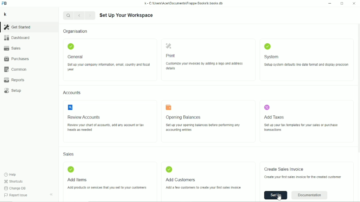 This screenshot has width=360, height=202. What do you see at coordinates (72, 93) in the screenshot?
I see `Accounts` at bounding box center [72, 93].